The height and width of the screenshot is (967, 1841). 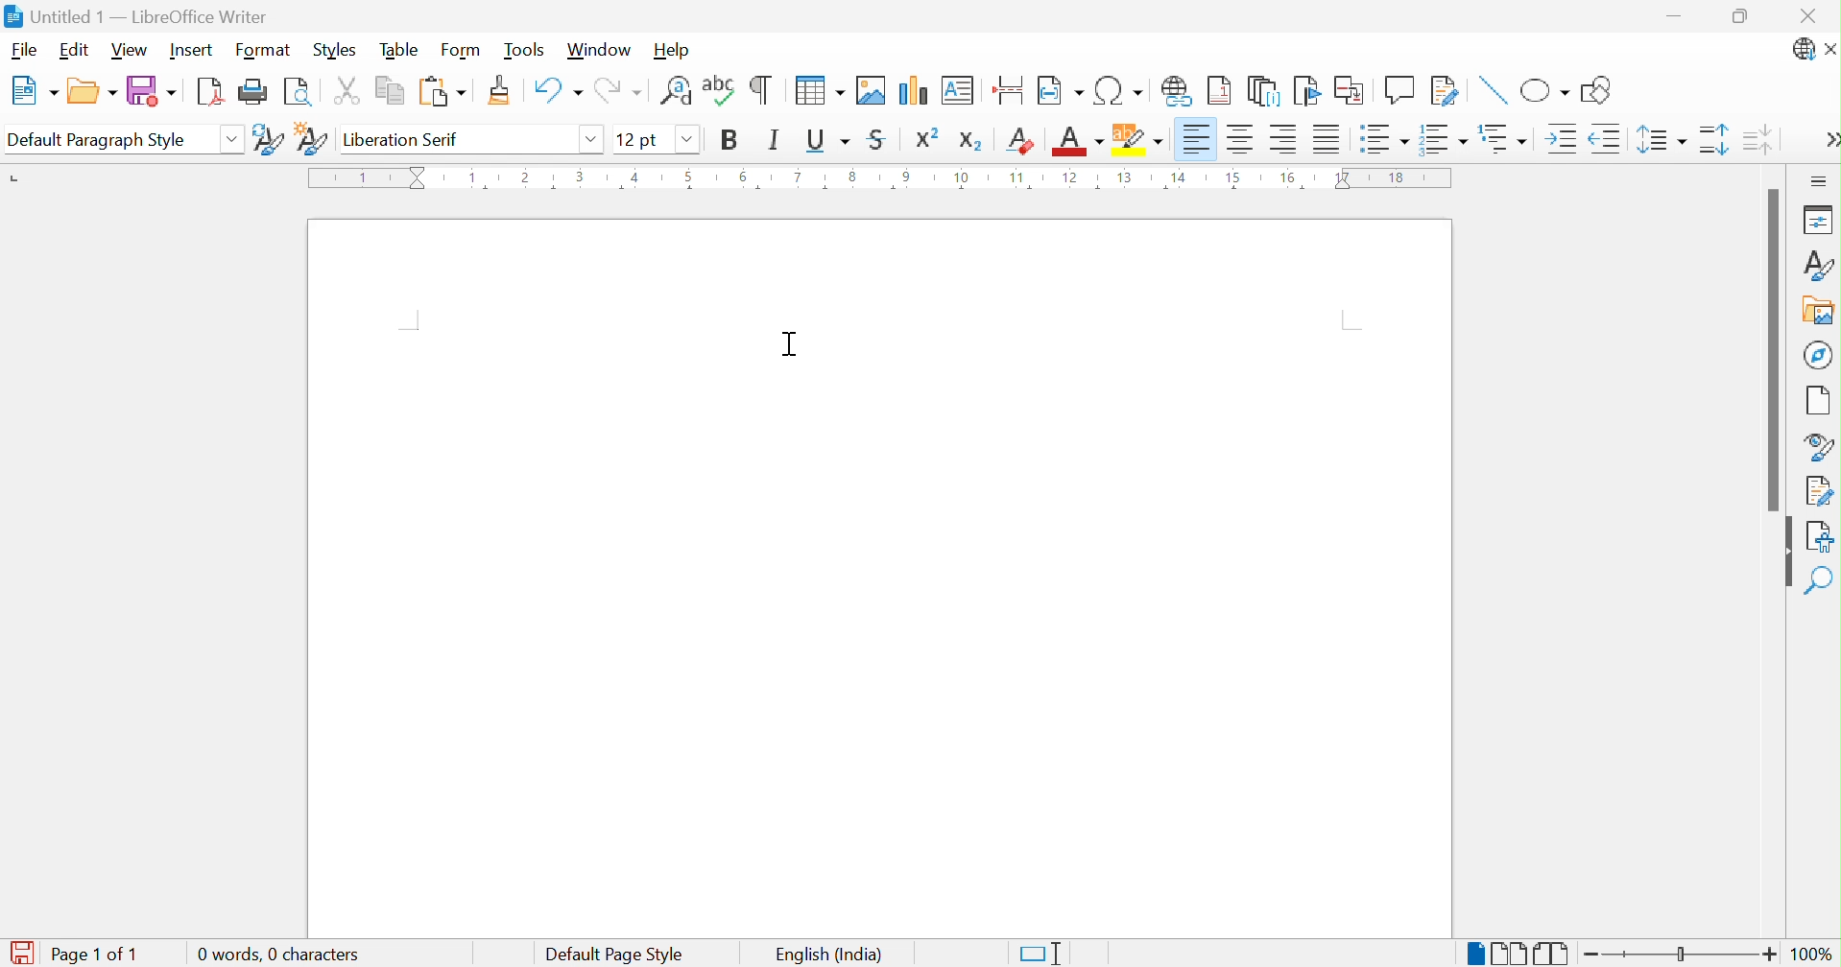 What do you see at coordinates (464, 48) in the screenshot?
I see `Form` at bounding box center [464, 48].